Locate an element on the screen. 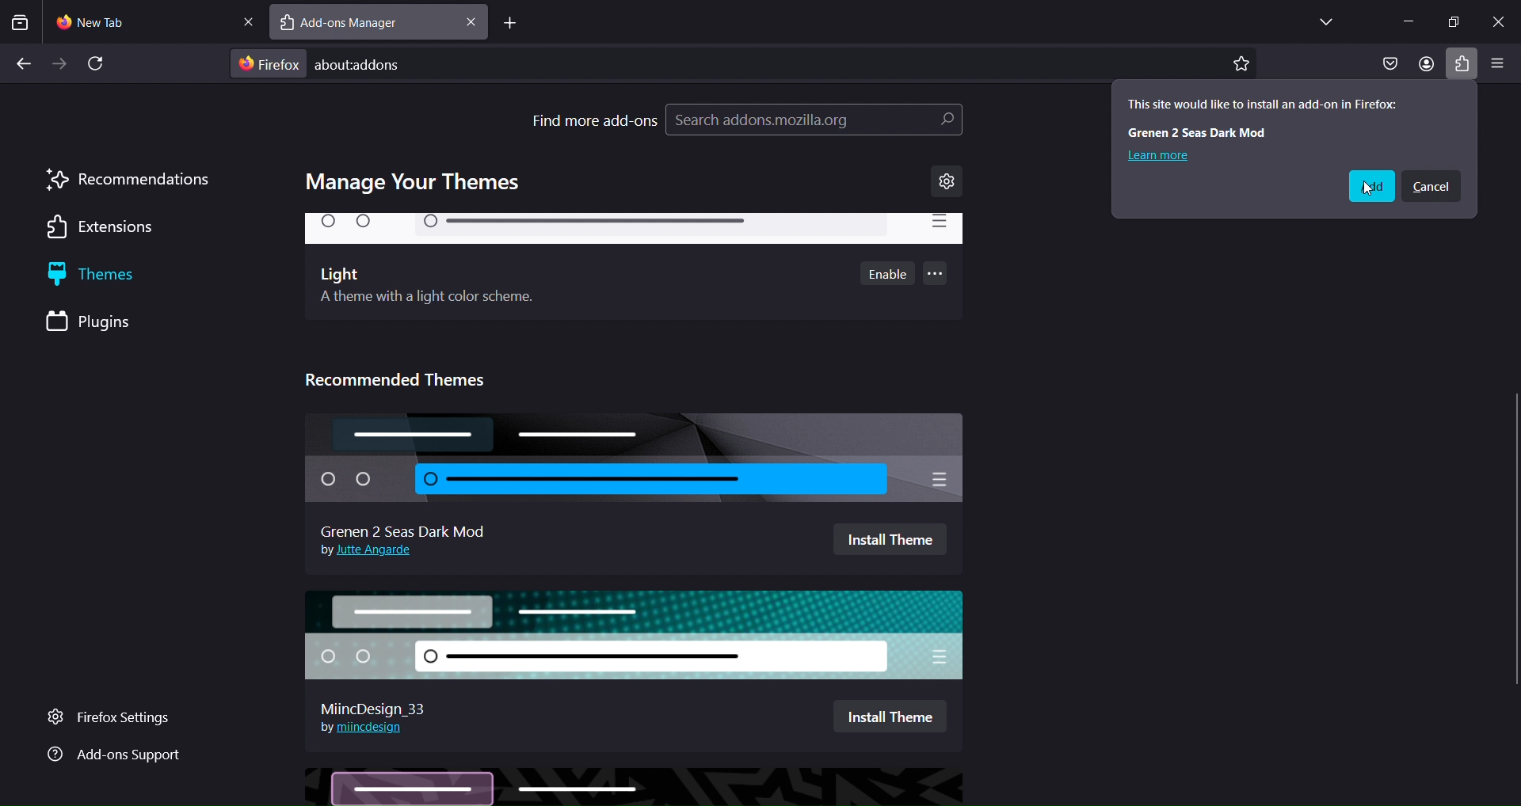 This screenshot has width=1521, height=806. cancel is located at coordinates (1431, 187).